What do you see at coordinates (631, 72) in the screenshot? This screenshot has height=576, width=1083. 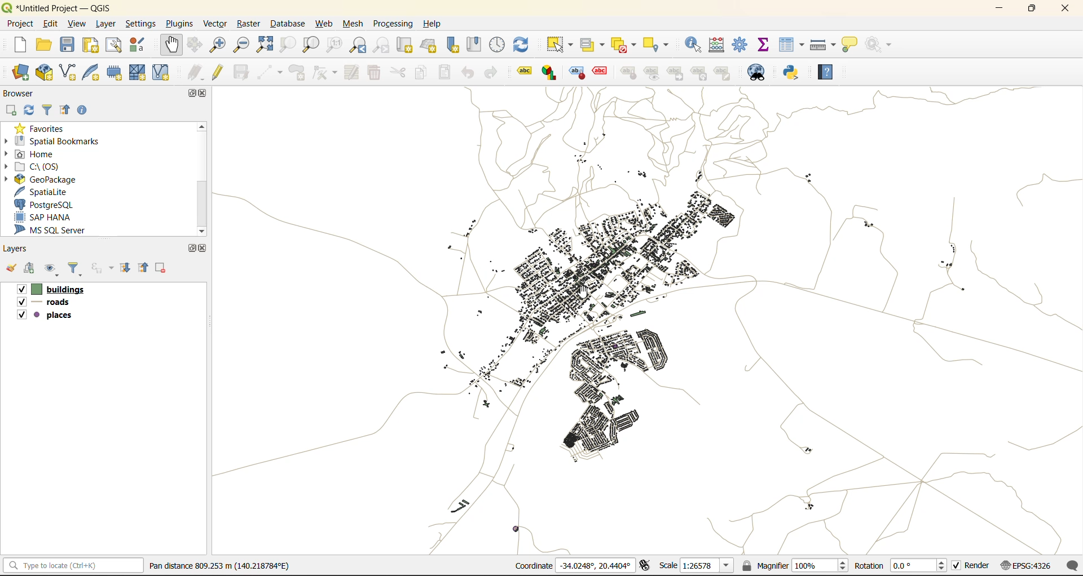 I see `style` at bounding box center [631, 72].